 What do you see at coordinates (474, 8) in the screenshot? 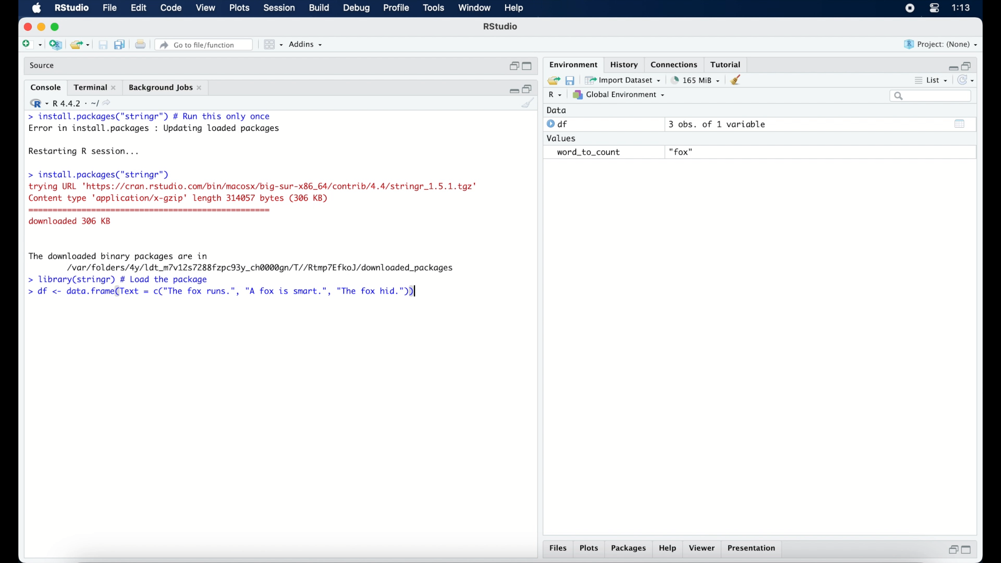
I see `window` at bounding box center [474, 8].